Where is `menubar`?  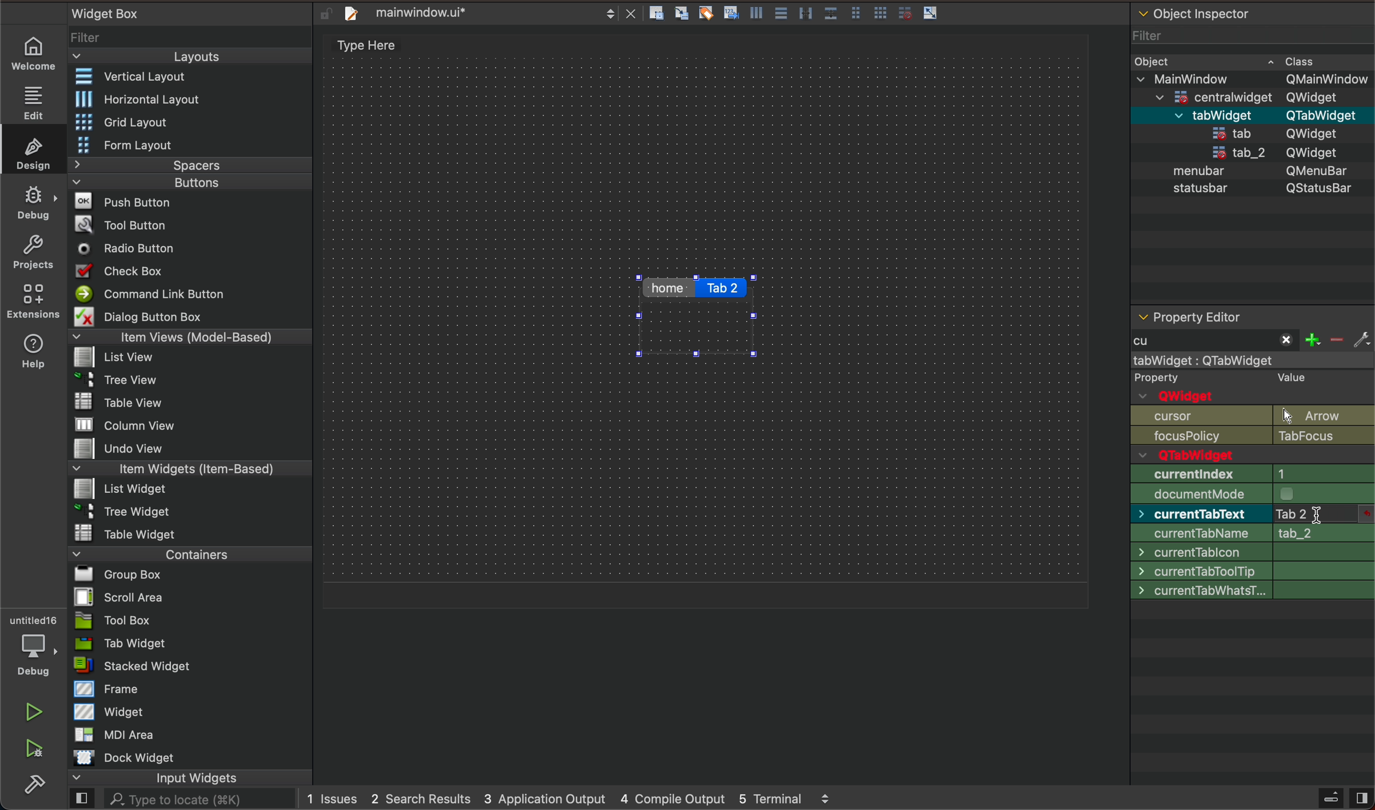
menubar is located at coordinates (1191, 172).